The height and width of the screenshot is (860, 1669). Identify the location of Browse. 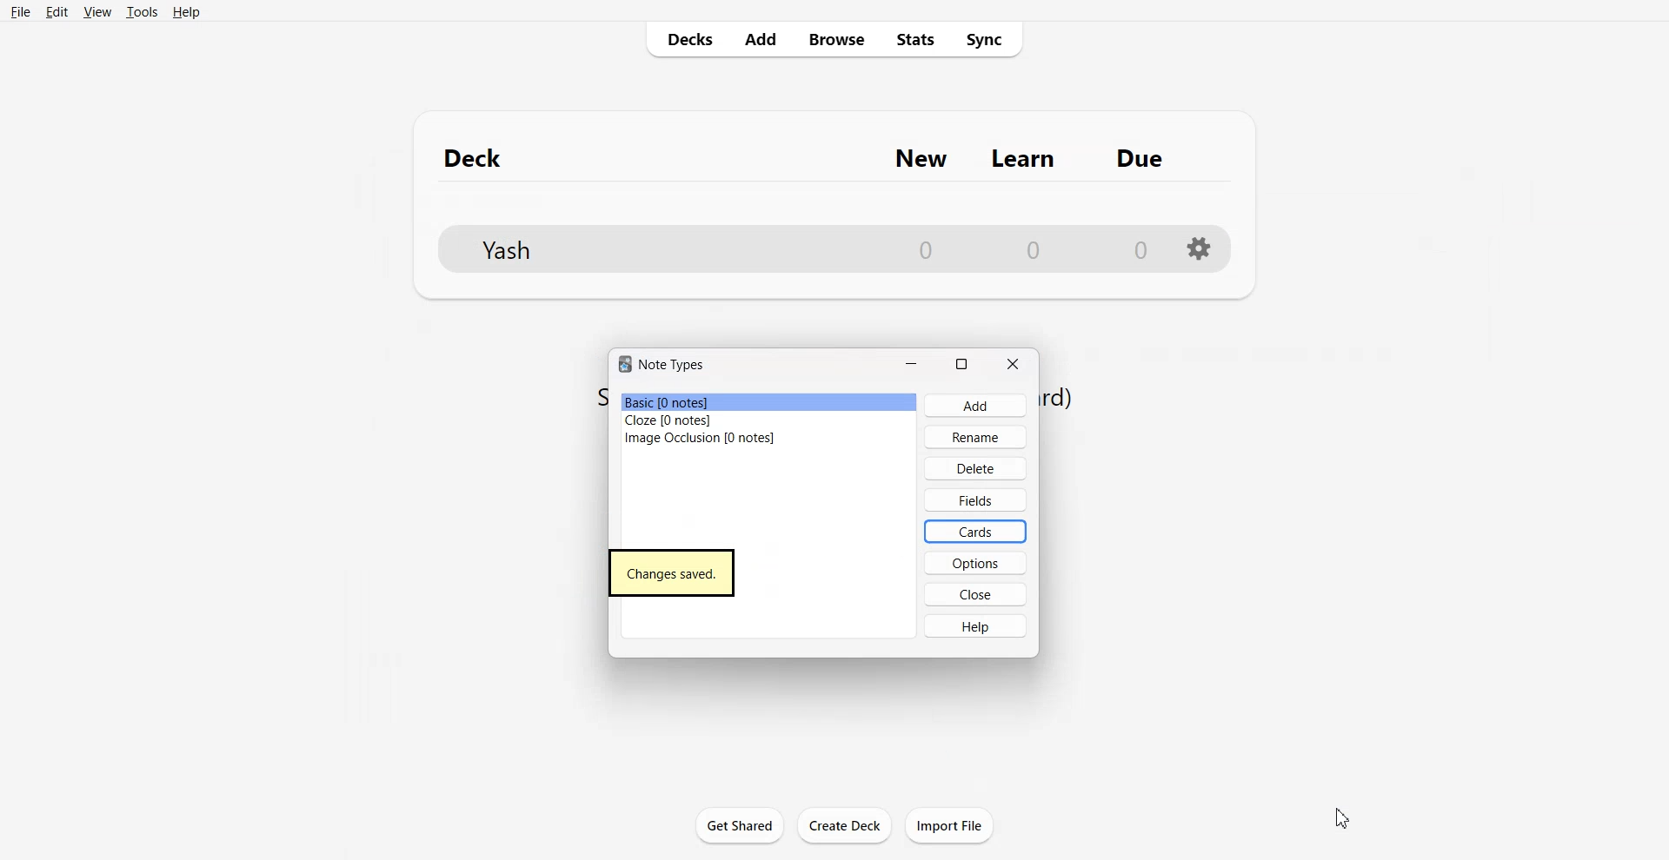
(834, 38).